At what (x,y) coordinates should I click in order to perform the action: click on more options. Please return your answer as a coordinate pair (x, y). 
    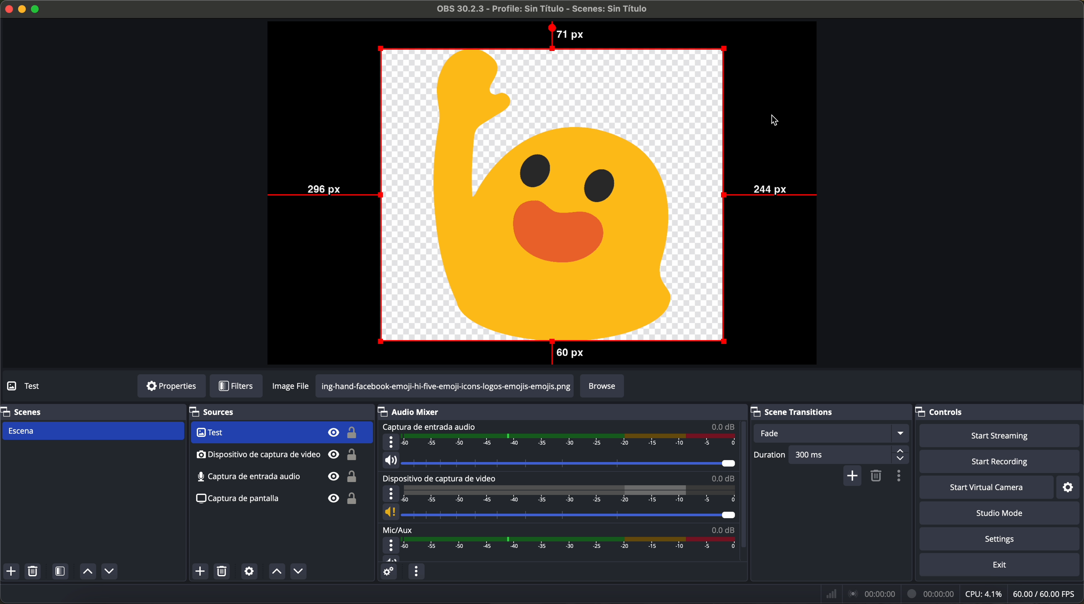
    Looking at the image, I should click on (391, 442).